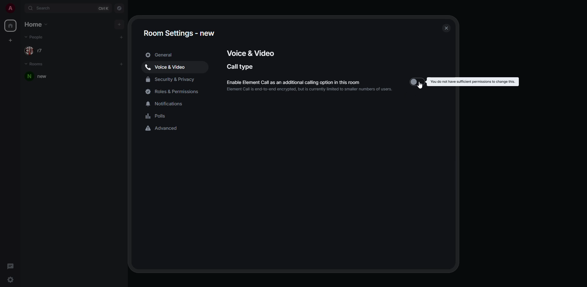  Describe the element at coordinates (35, 49) in the screenshot. I see `people` at that location.